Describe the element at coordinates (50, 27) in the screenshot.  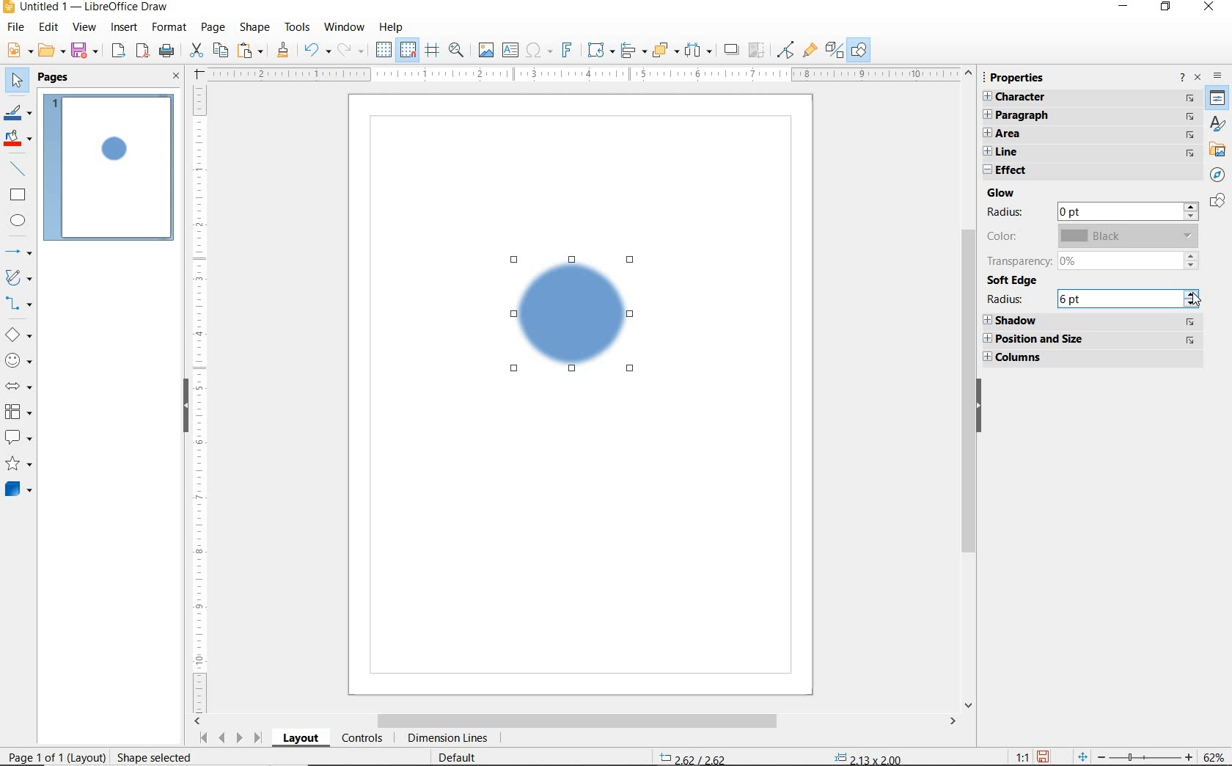
I see `EDIT` at that location.